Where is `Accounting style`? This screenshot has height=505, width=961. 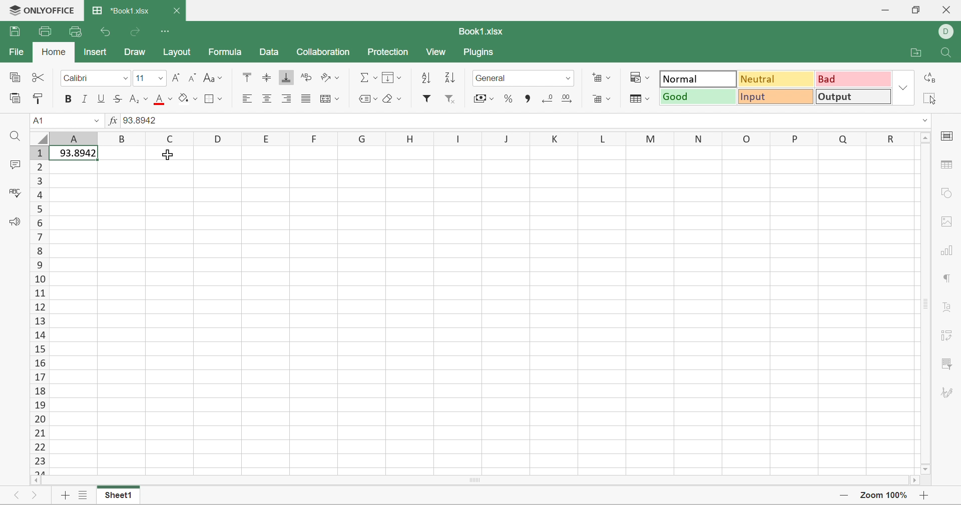 Accounting style is located at coordinates (484, 98).